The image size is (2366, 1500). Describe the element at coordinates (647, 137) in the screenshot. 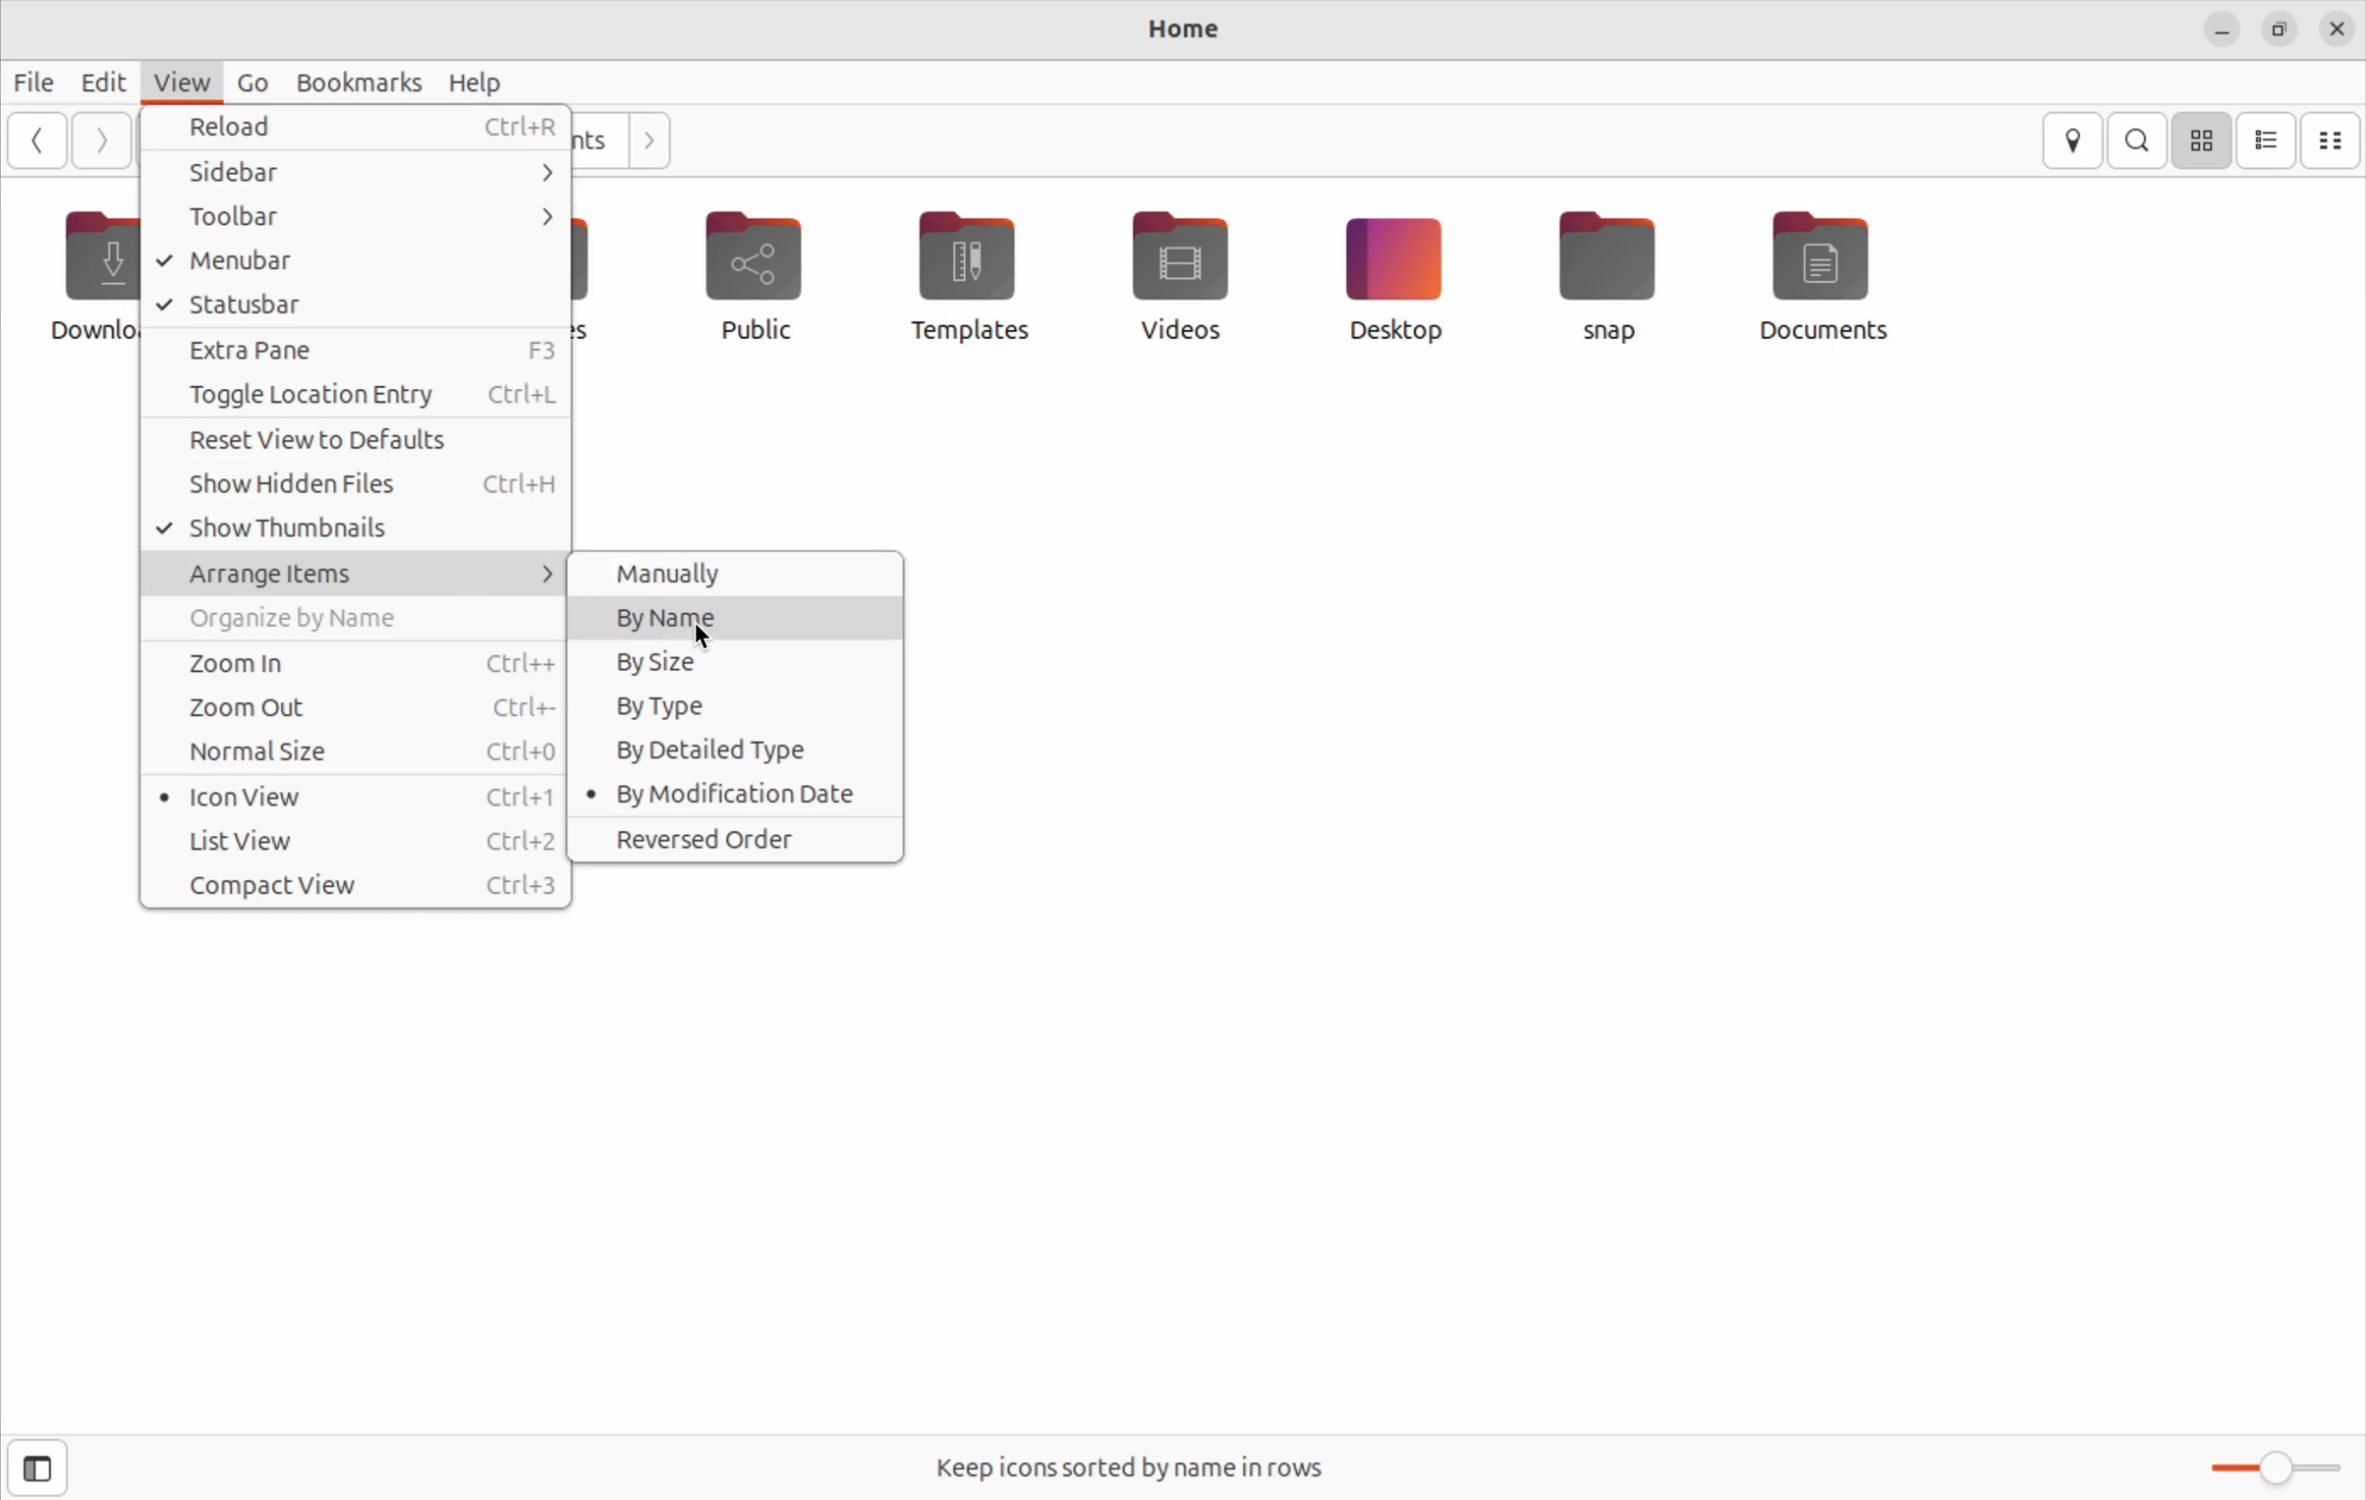

I see `Go next` at that location.